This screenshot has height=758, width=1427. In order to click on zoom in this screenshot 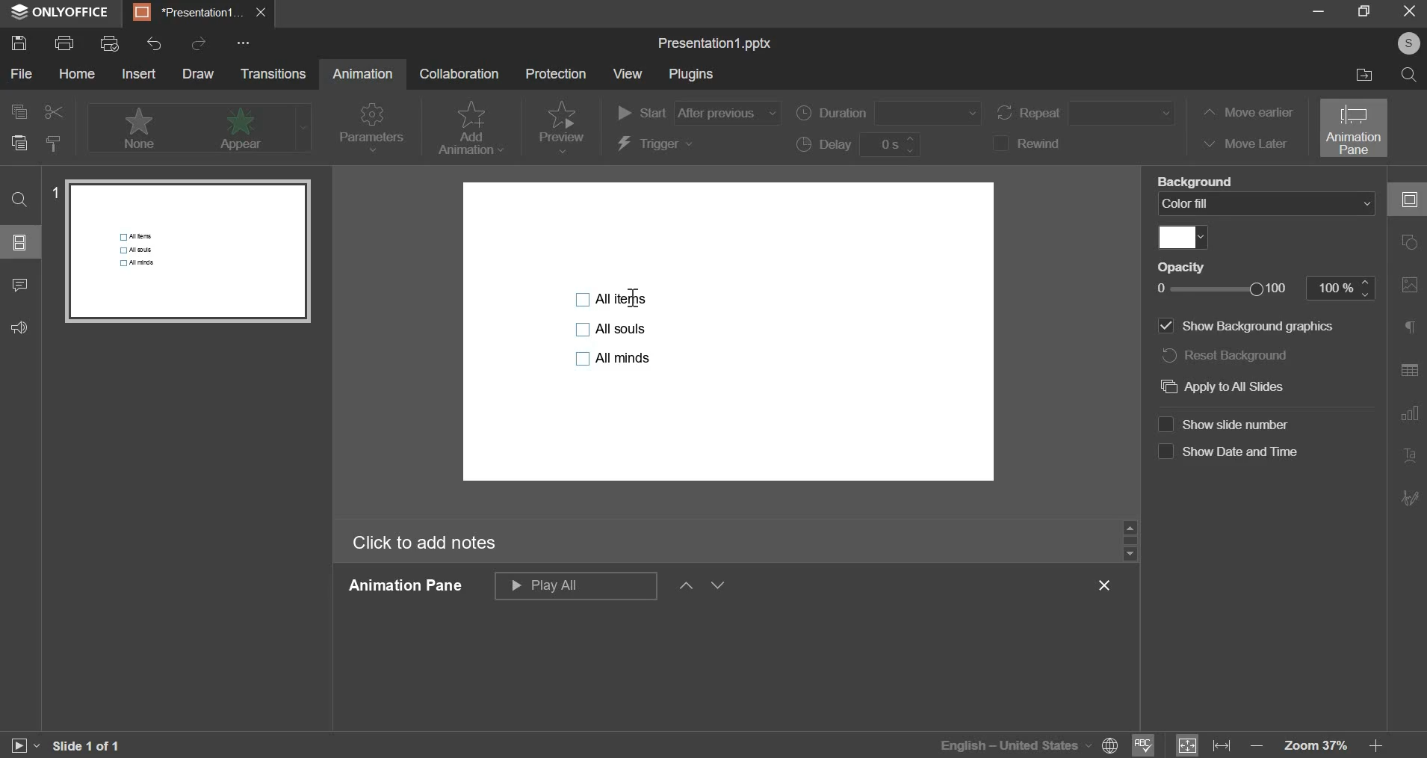, I will do `click(1327, 745)`.